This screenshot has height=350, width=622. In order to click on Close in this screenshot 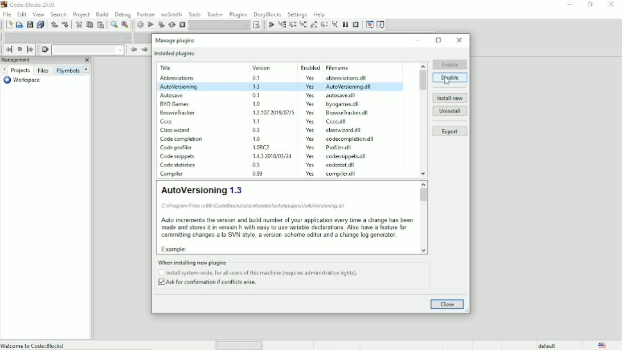, I will do `click(86, 60)`.